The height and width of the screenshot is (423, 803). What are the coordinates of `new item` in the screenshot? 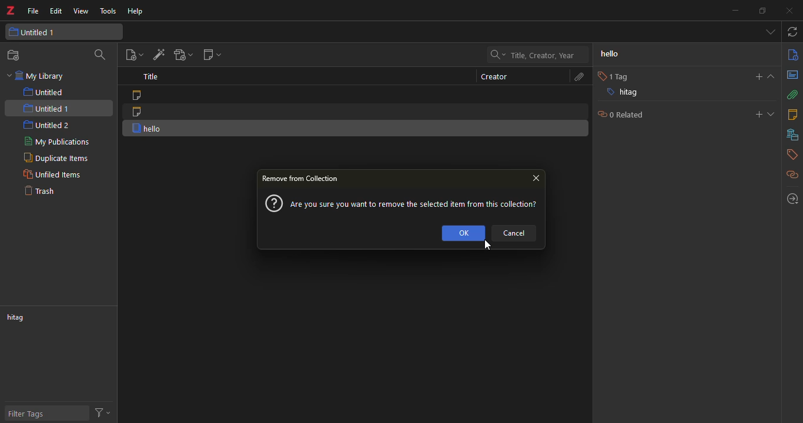 It's located at (133, 55).